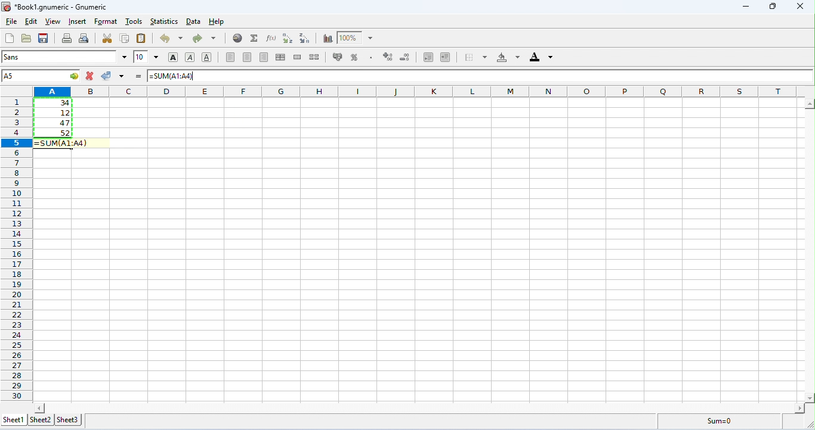 This screenshot has height=430, width=815. Describe the element at coordinates (803, 7) in the screenshot. I see `close` at that location.